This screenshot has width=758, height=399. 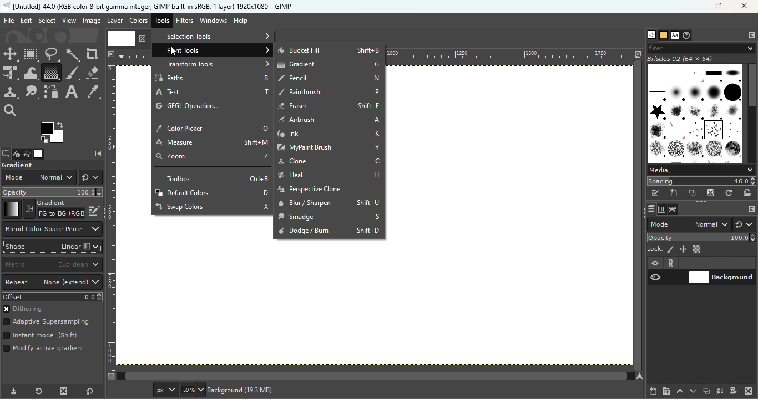 I want to click on Which color space to use when blending RGB gradient segments, so click(x=51, y=229).